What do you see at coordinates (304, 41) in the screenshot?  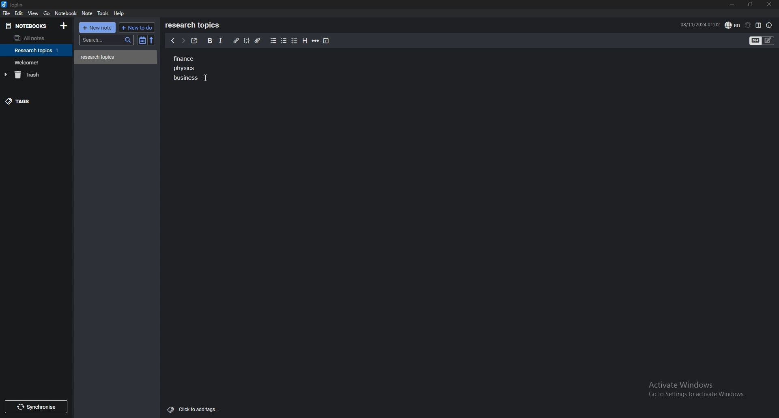 I see `heading` at bounding box center [304, 41].